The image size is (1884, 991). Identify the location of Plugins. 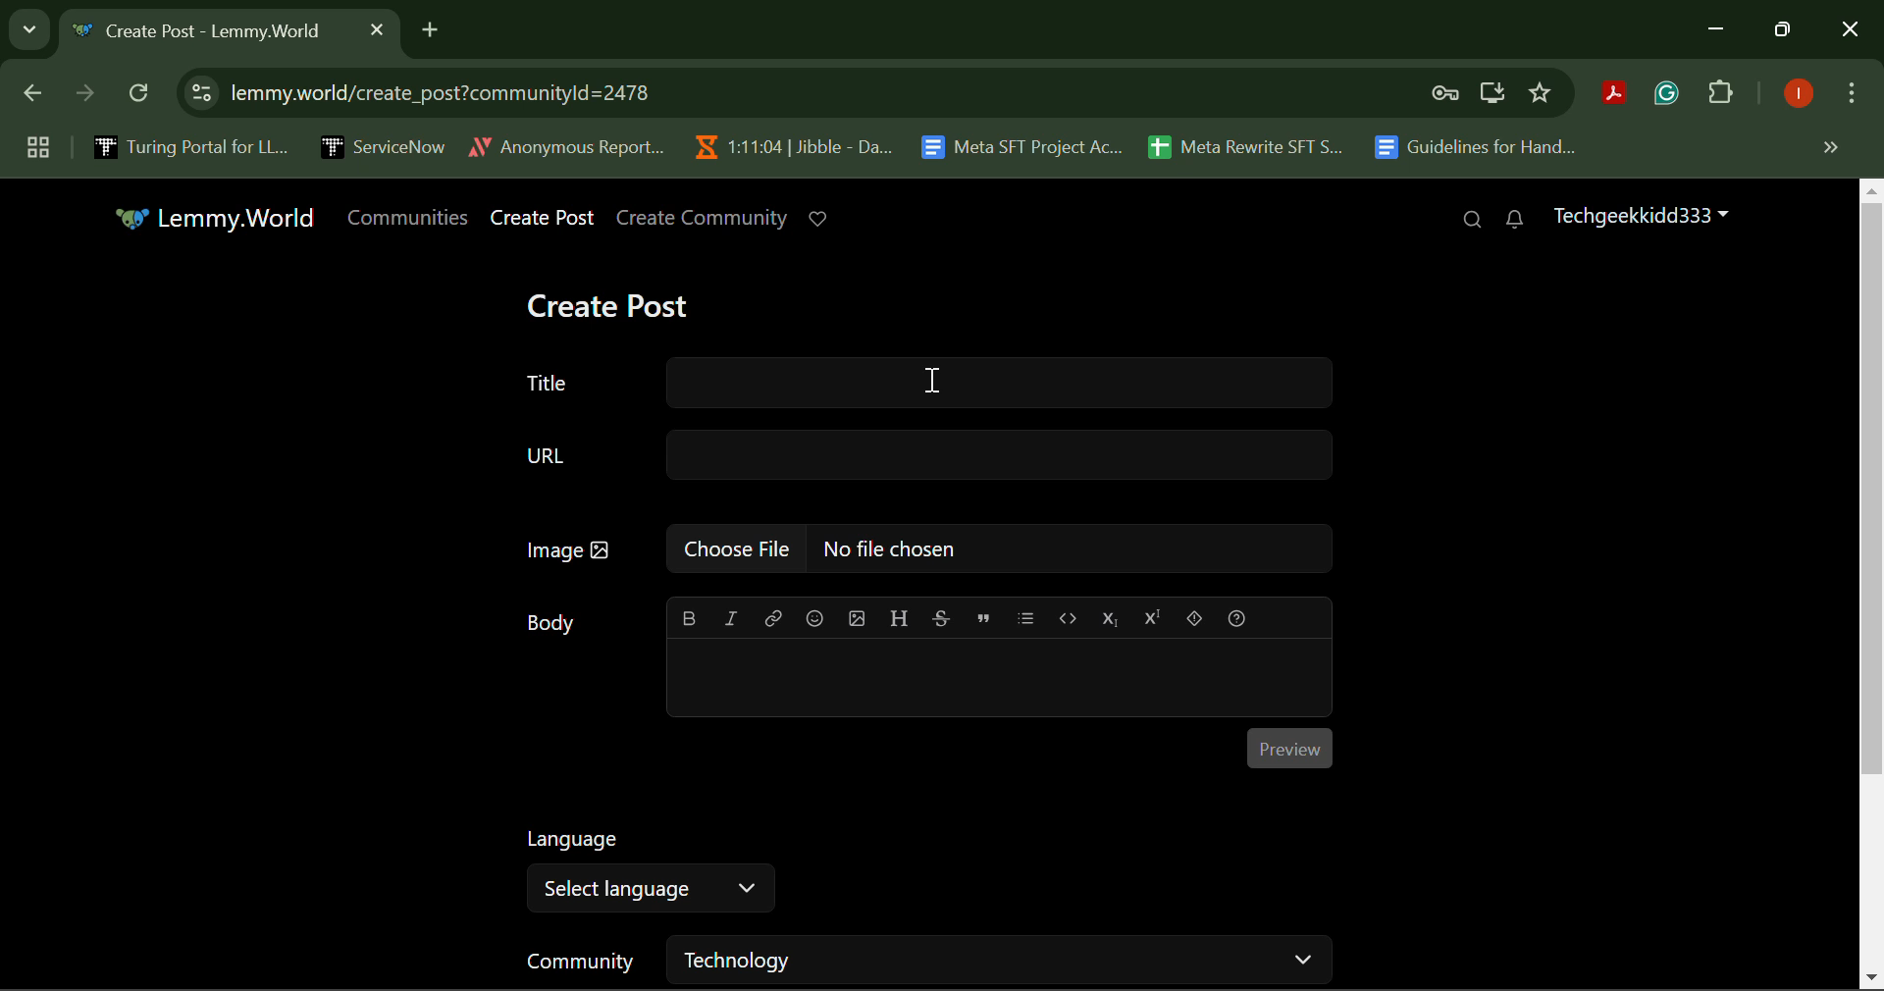
(1721, 96).